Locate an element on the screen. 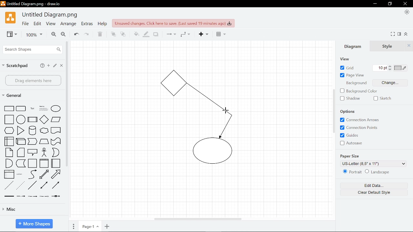  shape is located at coordinates (9, 152).